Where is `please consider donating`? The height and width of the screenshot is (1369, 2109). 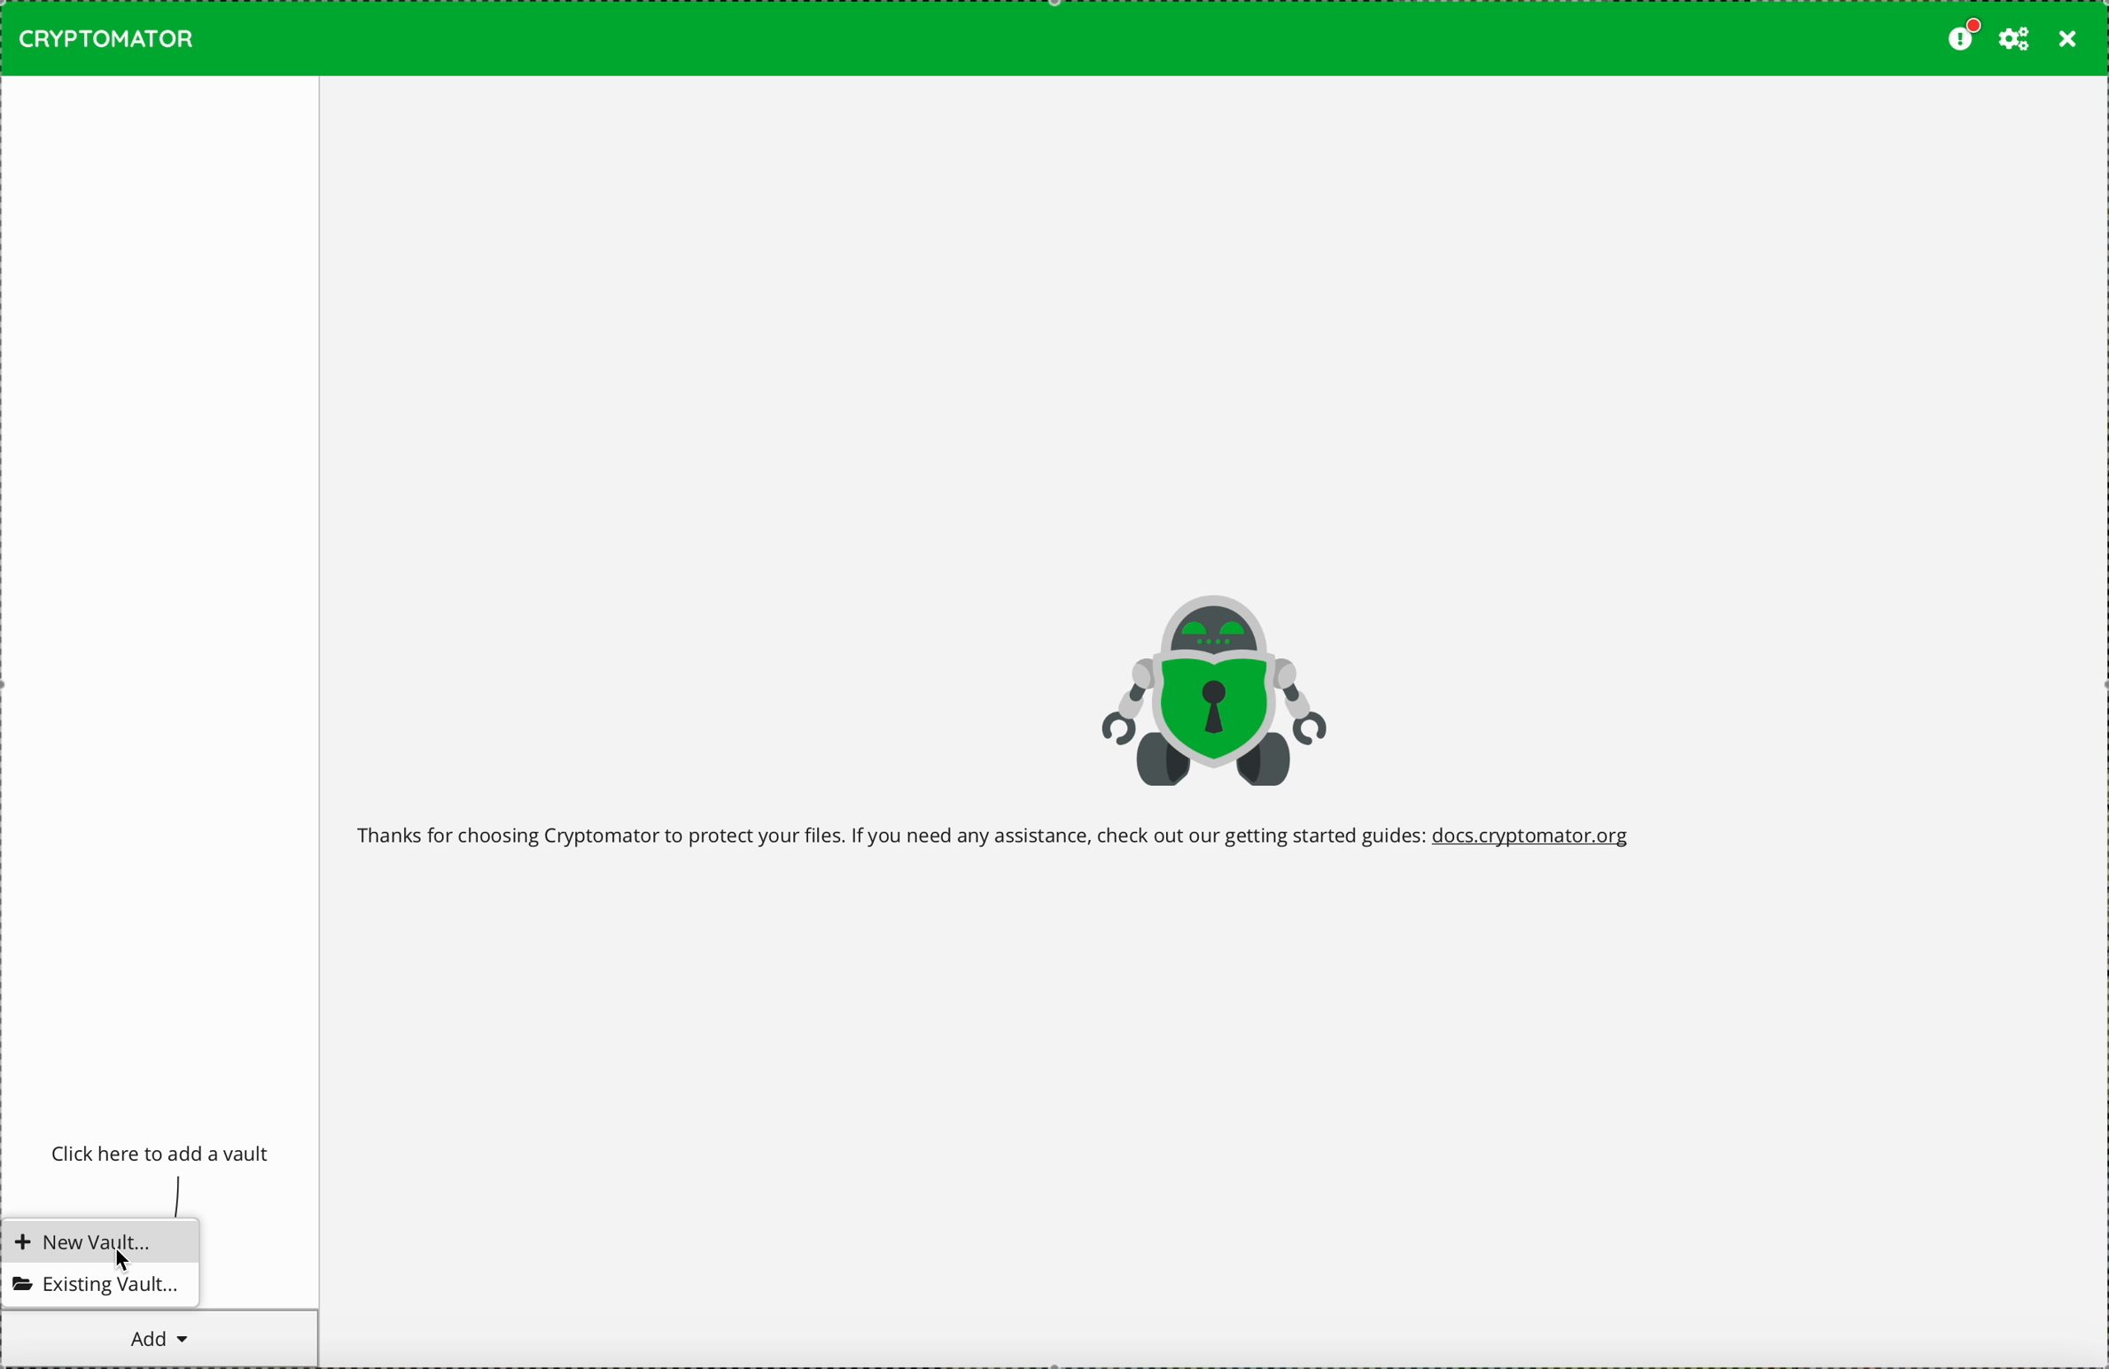 please consider donating is located at coordinates (1961, 36).